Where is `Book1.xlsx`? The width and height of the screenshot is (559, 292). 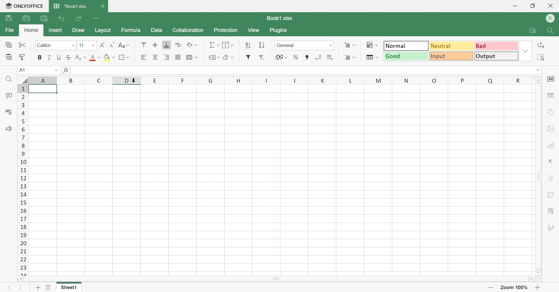
Book1.xlsx is located at coordinates (281, 17).